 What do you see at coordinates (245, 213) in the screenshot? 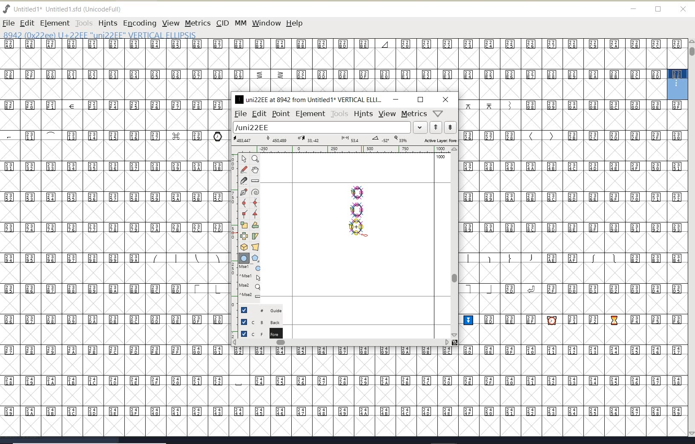
I see `add a corner point` at bounding box center [245, 213].